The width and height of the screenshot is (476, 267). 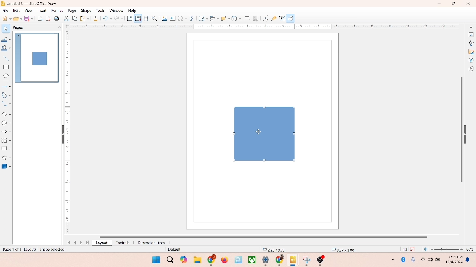 I want to click on 3D shape, so click(x=6, y=166).